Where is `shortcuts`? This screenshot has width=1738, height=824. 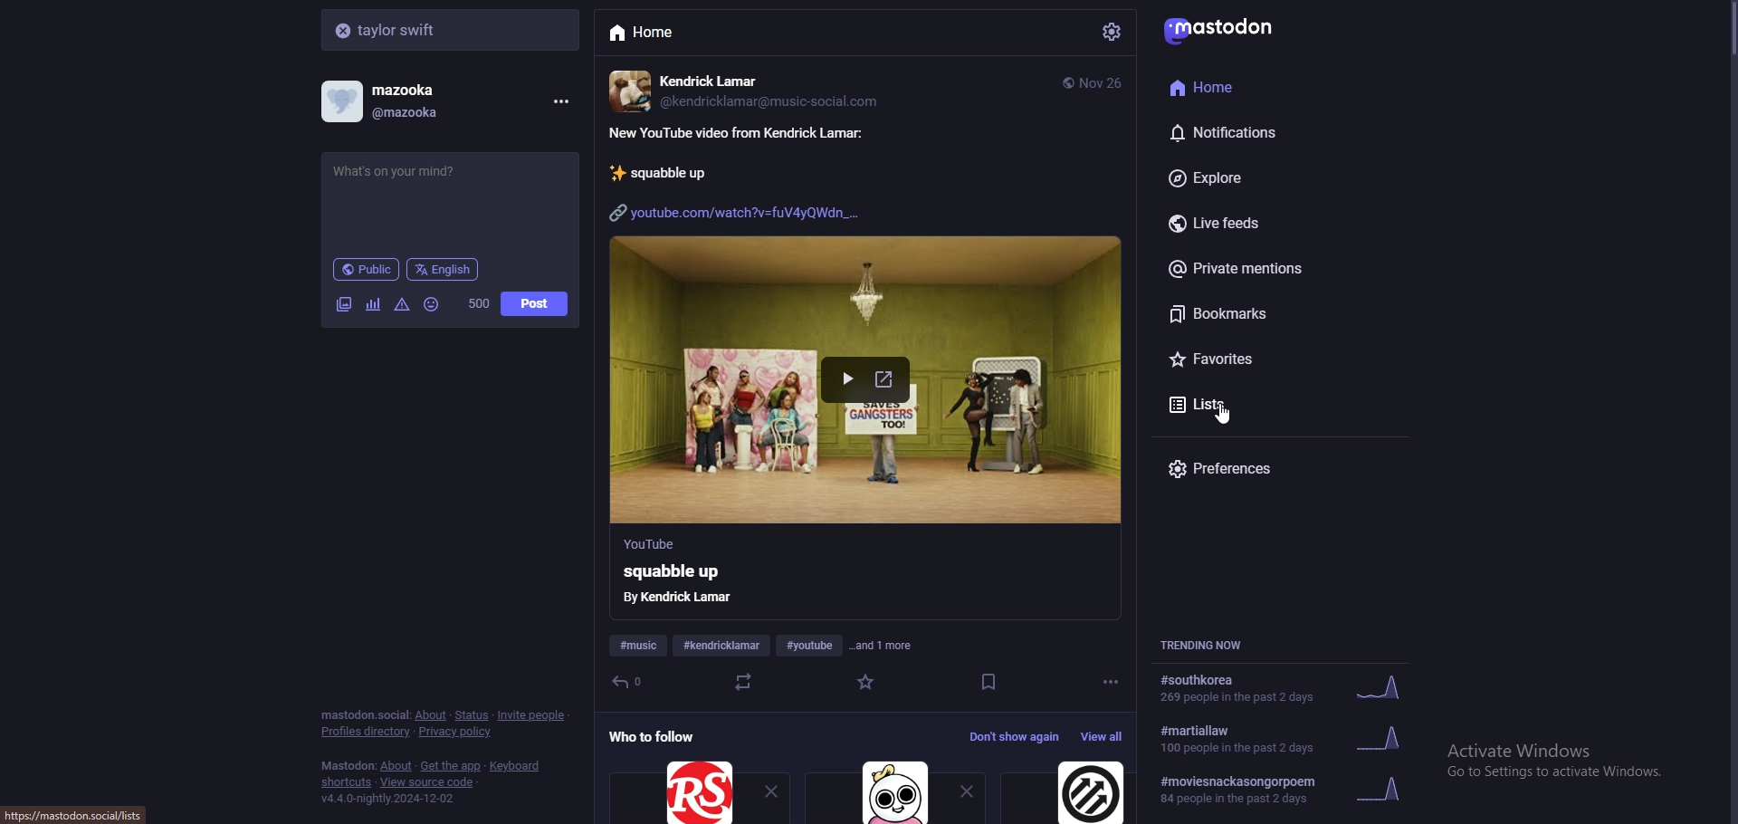
shortcuts is located at coordinates (347, 784).